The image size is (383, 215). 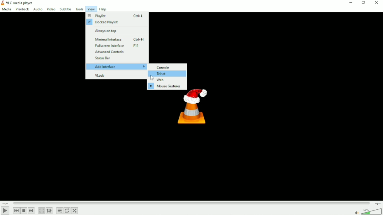 What do you see at coordinates (5, 203) in the screenshot?
I see `Elapsed time` at bounding box center [5, 203].